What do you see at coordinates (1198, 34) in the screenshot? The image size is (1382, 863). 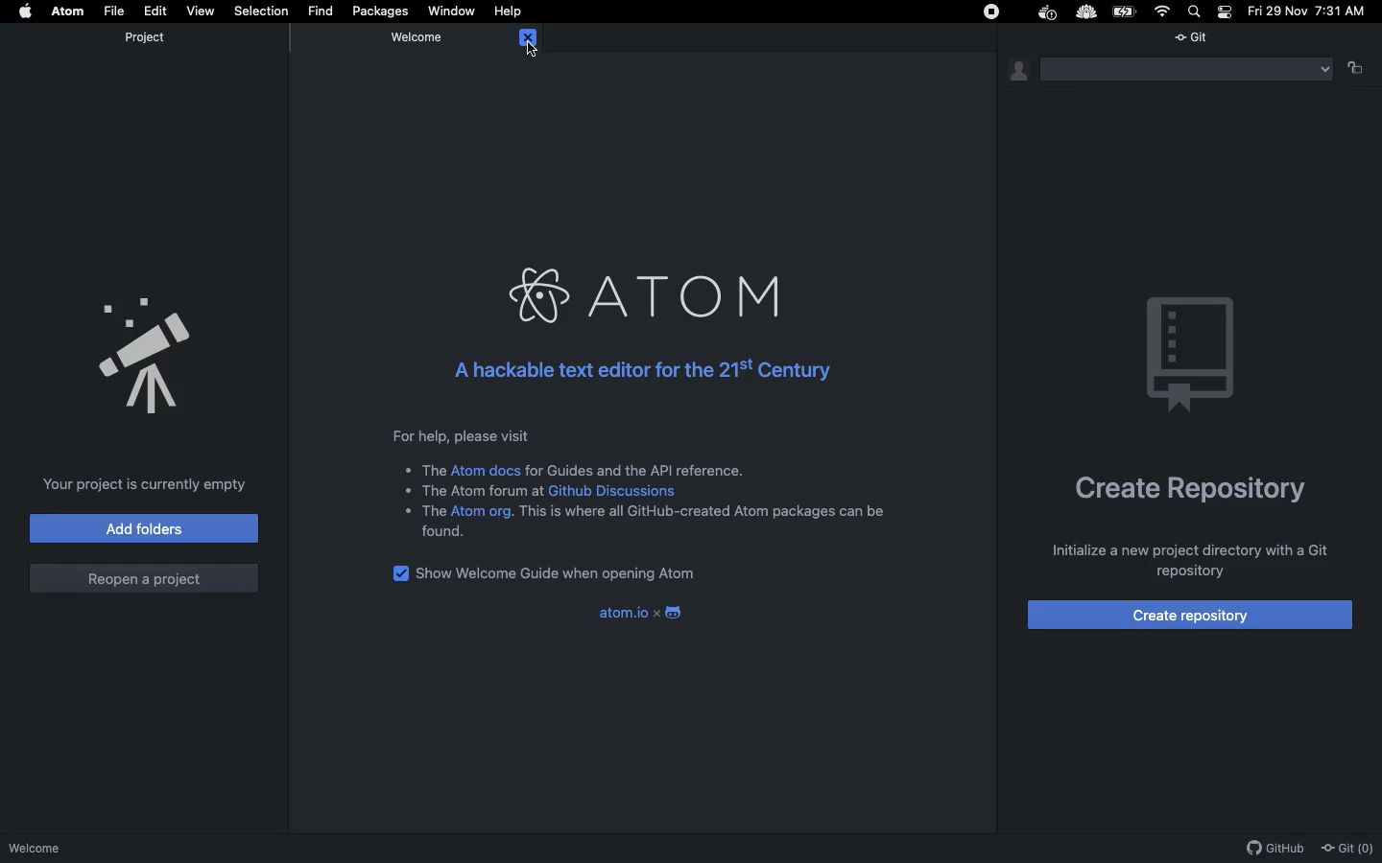 I see `Git` at bounding box center [1198, 34].